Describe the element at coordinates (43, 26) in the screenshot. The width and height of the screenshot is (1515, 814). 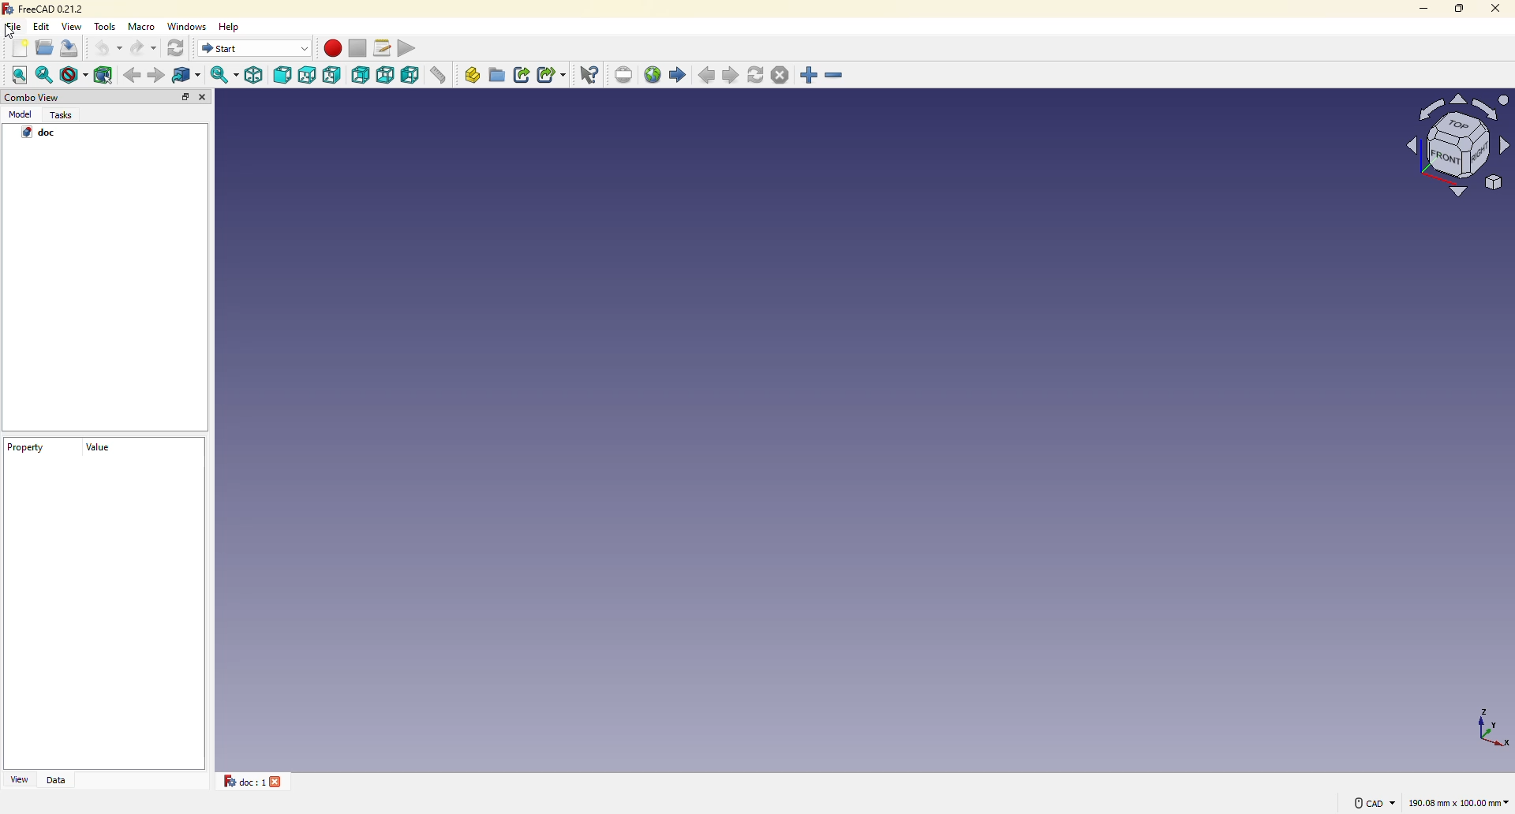
I see `edit` at that location.